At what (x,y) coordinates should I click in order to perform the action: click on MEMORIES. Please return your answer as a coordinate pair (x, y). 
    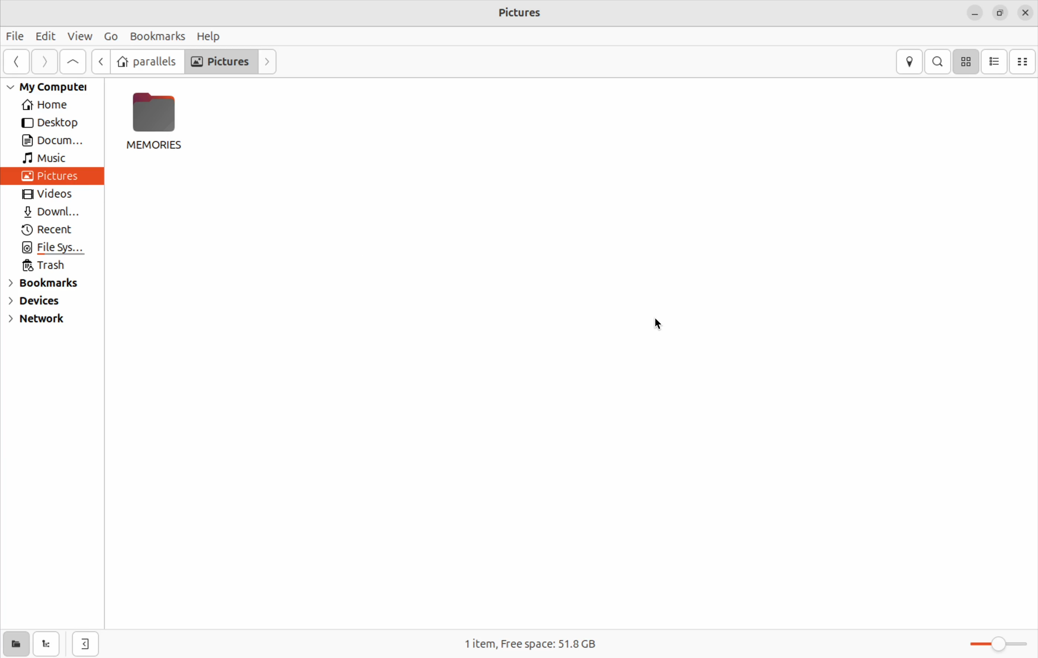
    Looking at the image, I should click on (154, 121).